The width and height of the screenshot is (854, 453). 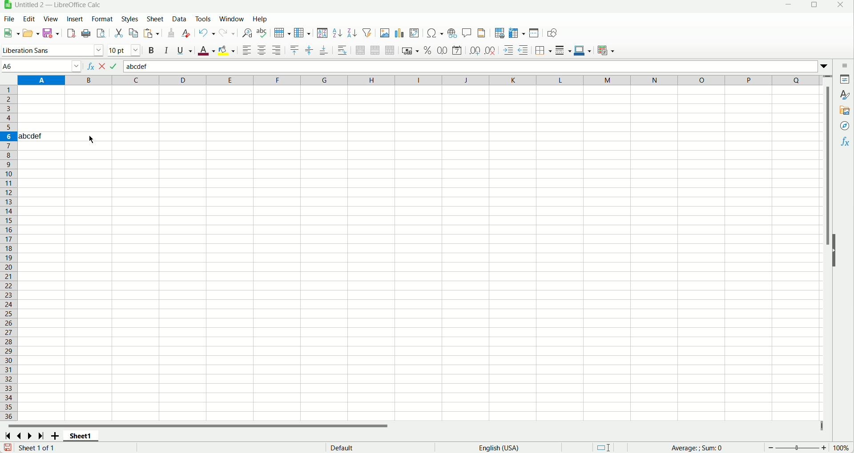 I want to click on format as currency, so click(x=411, y=50).